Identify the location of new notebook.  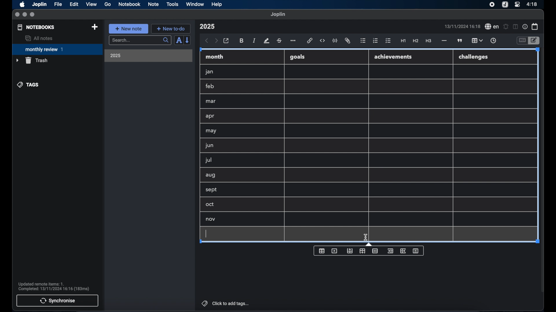
(94, 27).